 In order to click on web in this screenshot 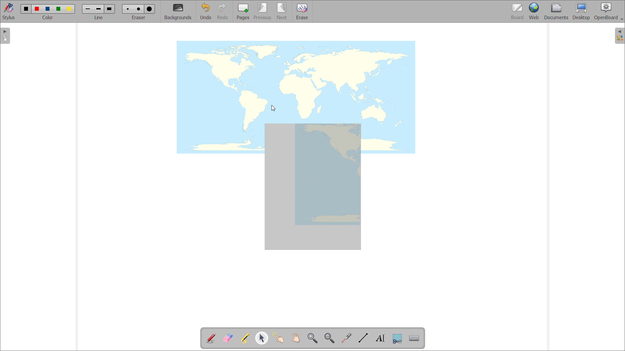, I will do `click(535, 11)`.